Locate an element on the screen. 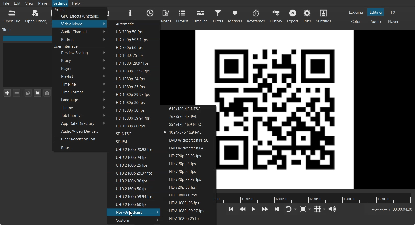 This screenshot has height=225, width=415. Switch to the Editing layout is located at coordinates (376, 12).